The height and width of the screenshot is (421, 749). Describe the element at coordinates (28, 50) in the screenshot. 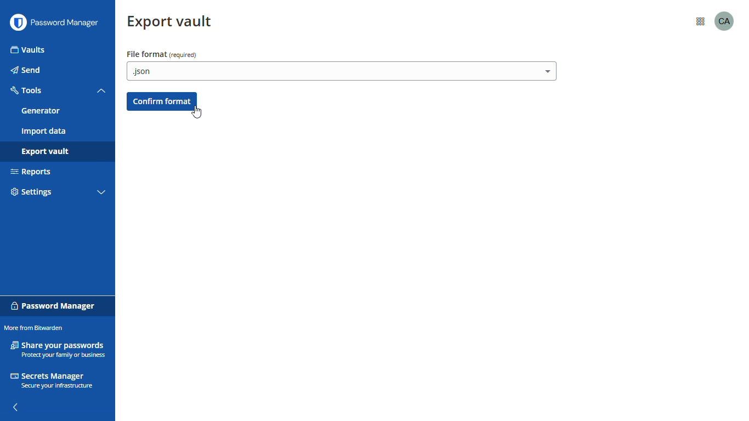

I see `vaults` at that location.